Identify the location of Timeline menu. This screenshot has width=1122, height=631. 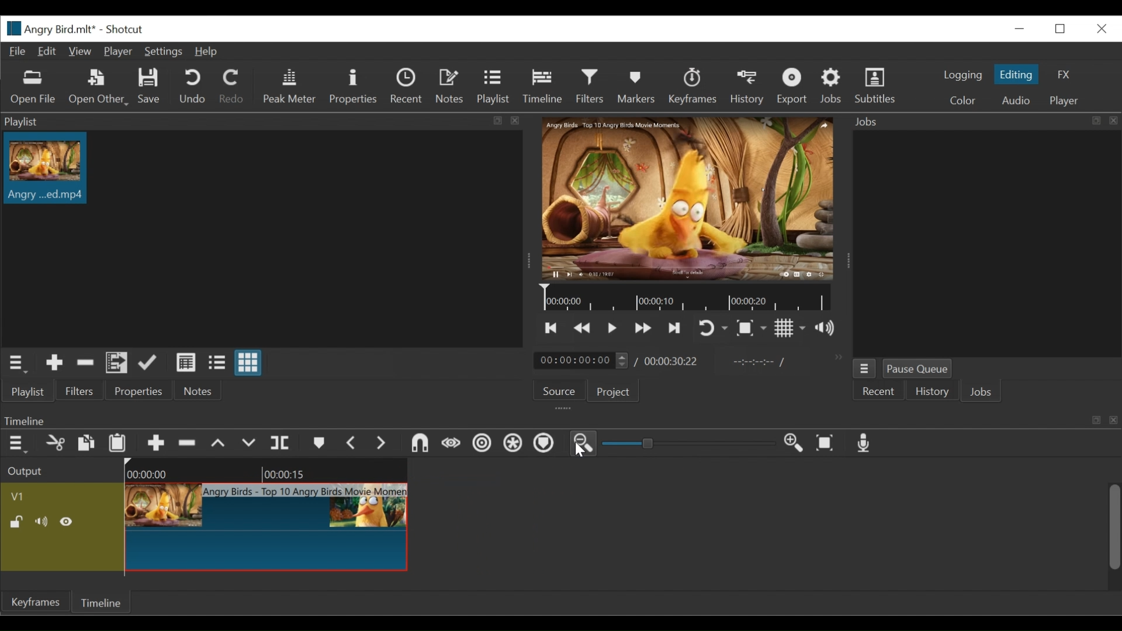
(15, 443).